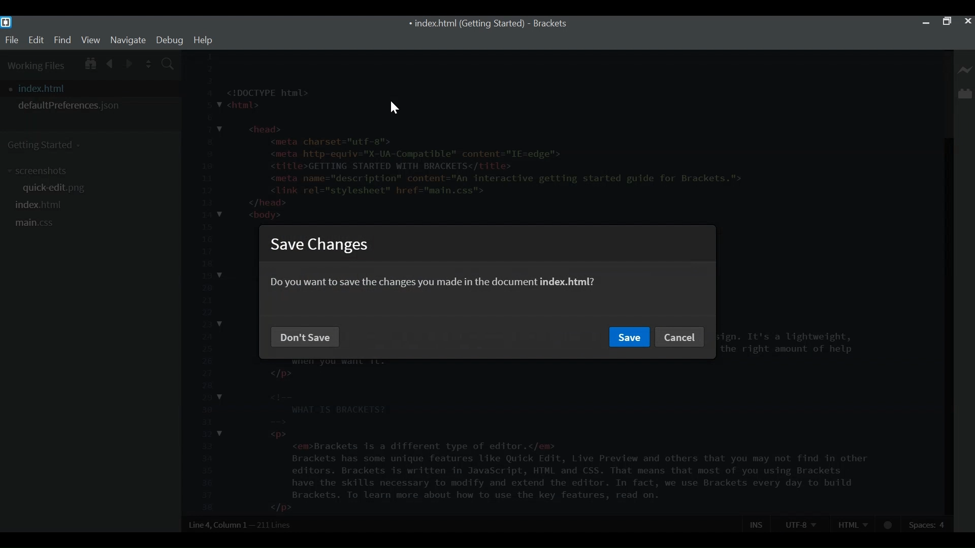  Describe the element at coordinates (40, 204) in the screenshot. I see `index.html` at that location.